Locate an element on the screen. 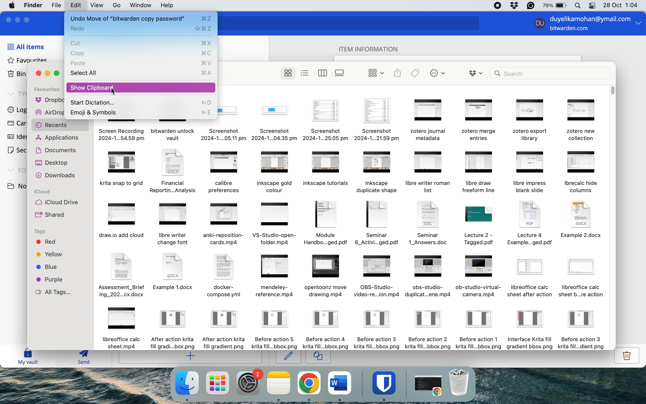  edit is located at coordinates (289, 357).